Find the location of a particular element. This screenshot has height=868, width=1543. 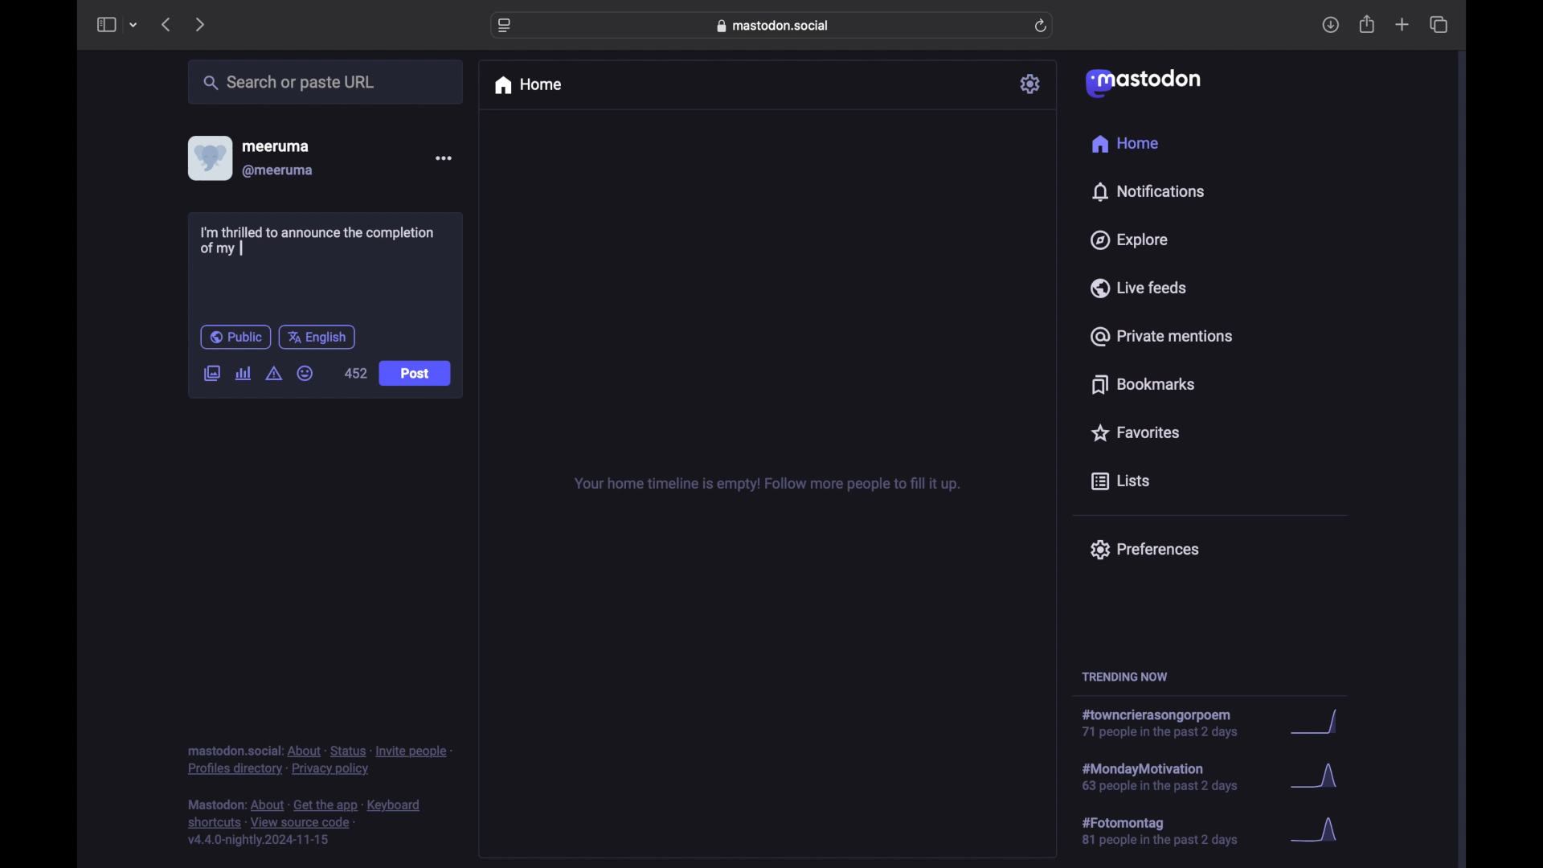

add image is located at coordinates (211, 375).